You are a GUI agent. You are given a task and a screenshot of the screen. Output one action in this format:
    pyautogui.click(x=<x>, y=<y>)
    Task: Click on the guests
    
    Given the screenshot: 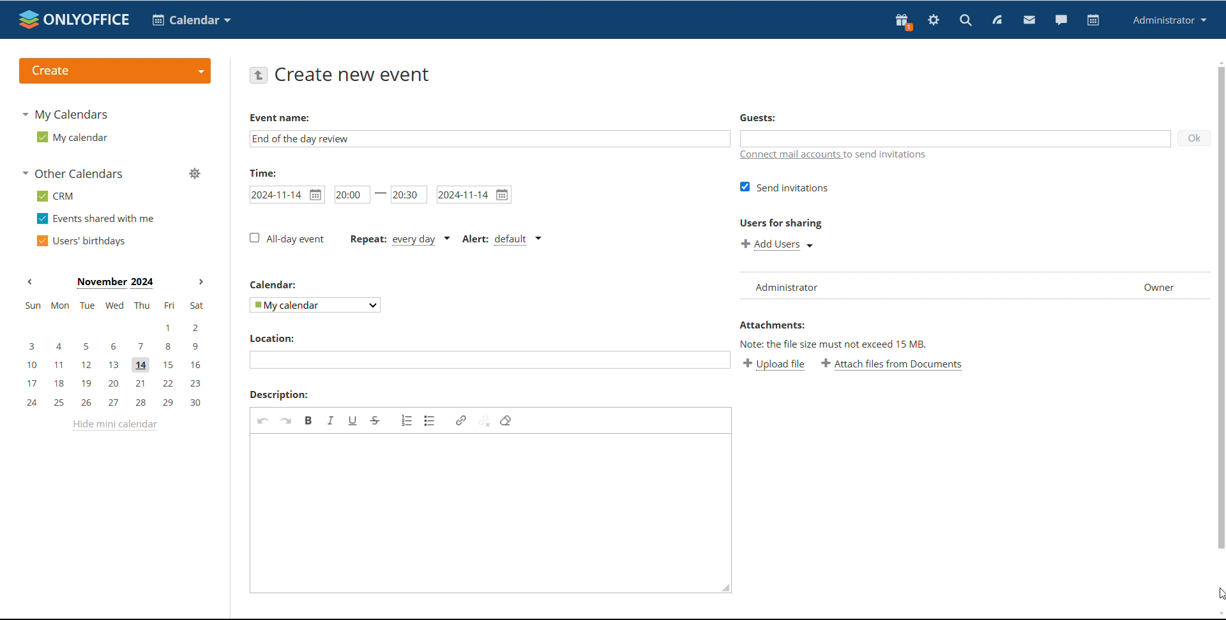 What is the action you would take?
    pyautogui.click(x=757, y=117)
    